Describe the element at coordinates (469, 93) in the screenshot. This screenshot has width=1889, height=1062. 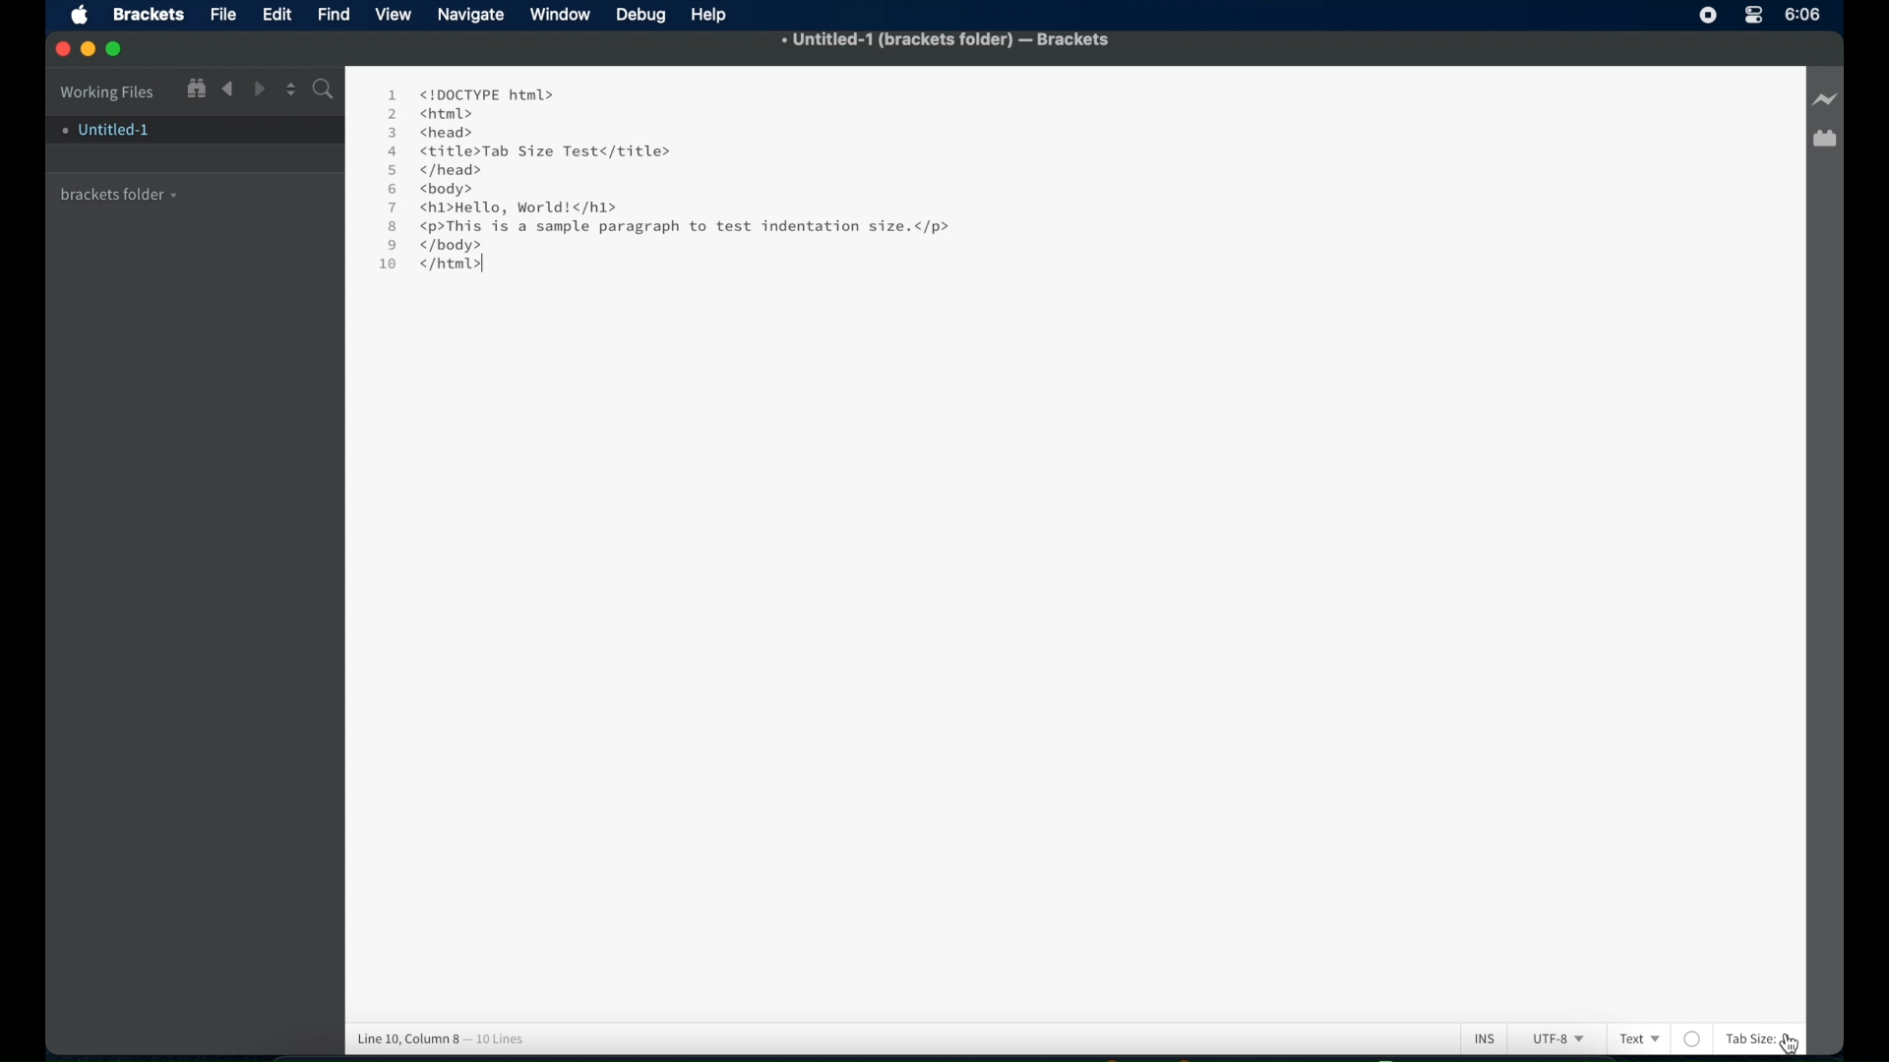
I see `1  <!DOCTYPE html>` at that location.